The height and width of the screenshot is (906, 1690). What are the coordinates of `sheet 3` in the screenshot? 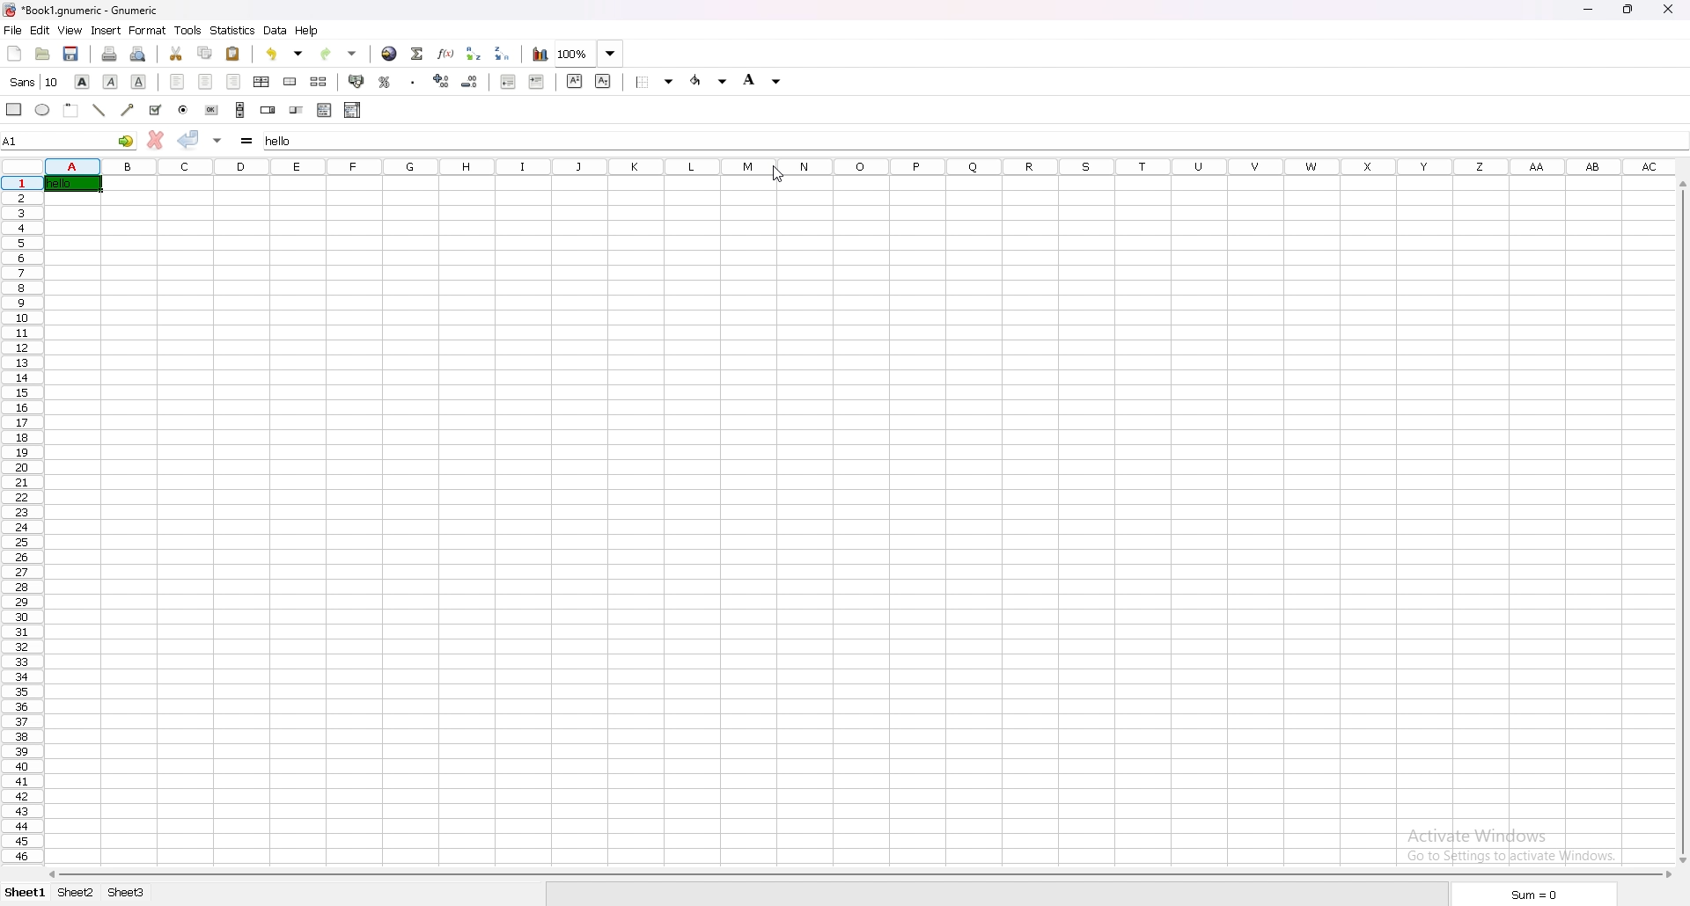 It's located at (127, 892).